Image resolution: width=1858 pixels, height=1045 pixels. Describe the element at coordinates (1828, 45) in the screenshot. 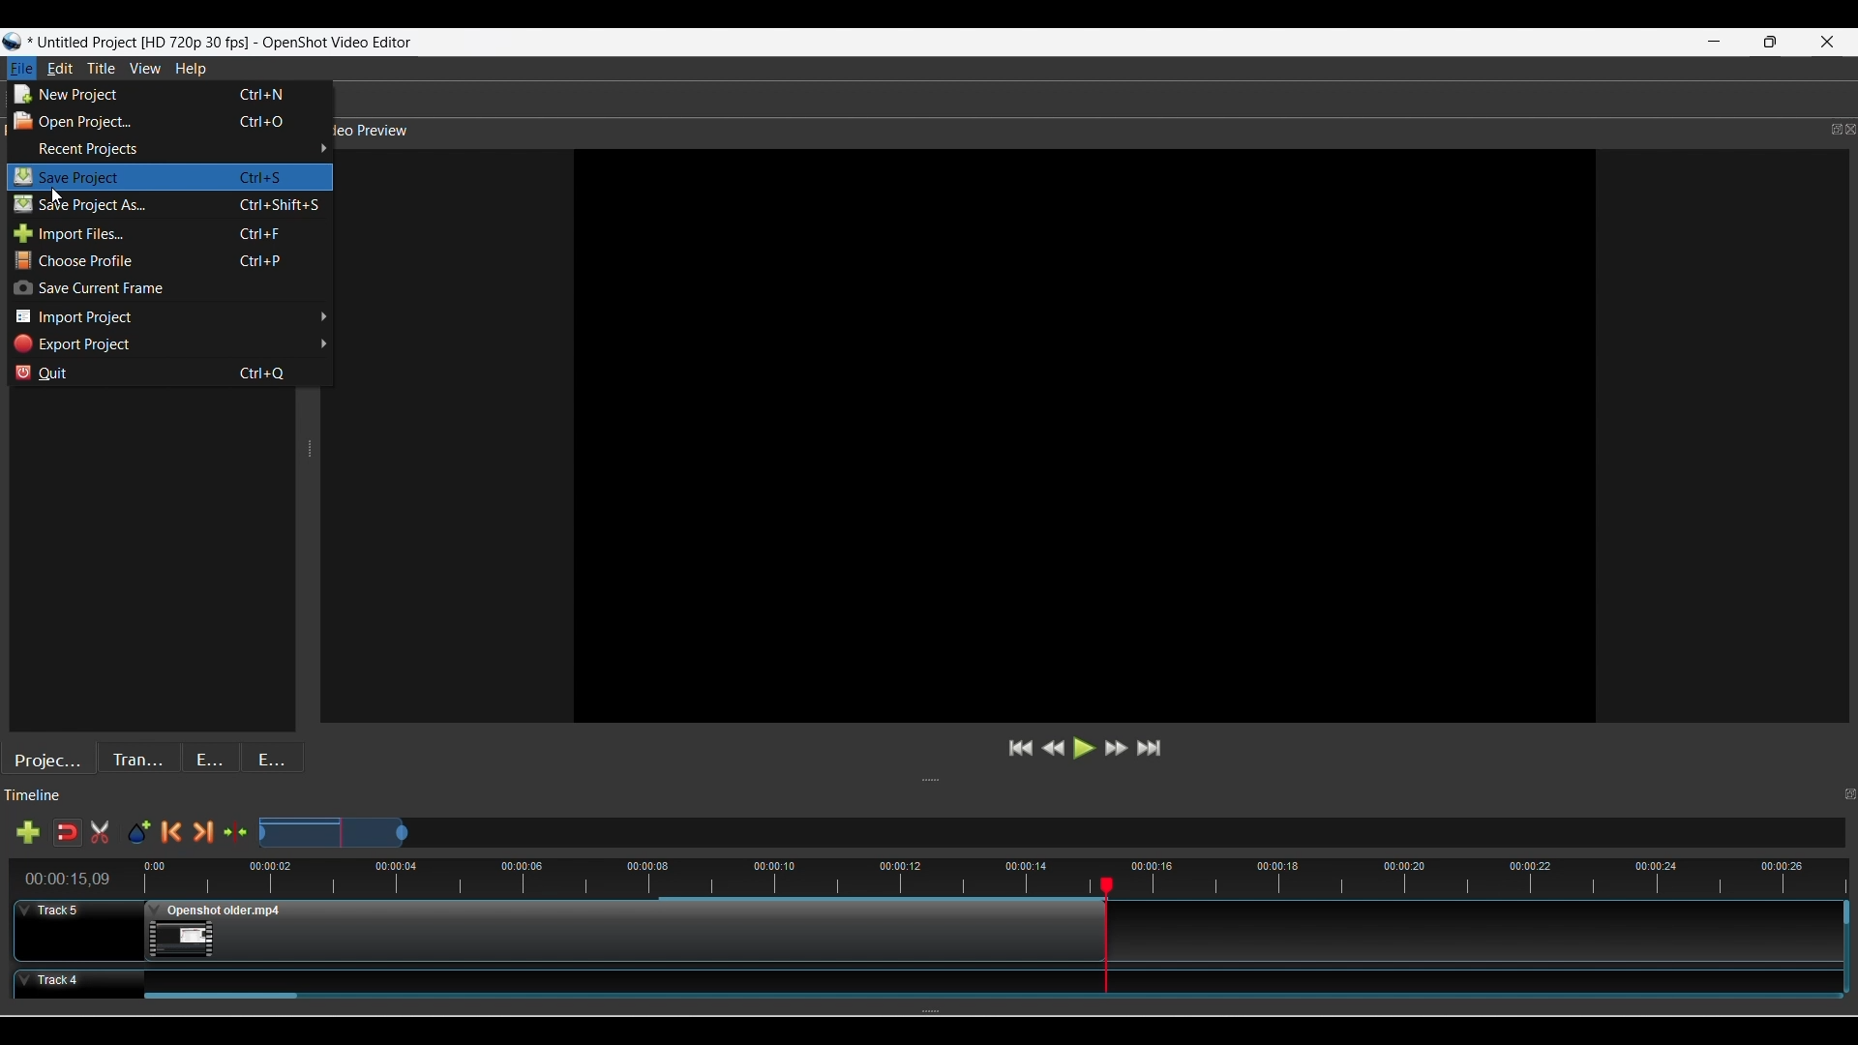

I see `Close interface` at that location.